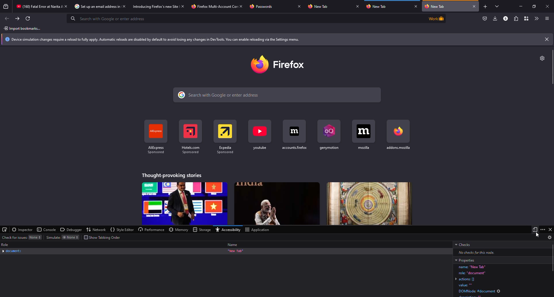  What do you see at coordinates (53, 237) in the screenshot?
I see `simulate` at bounding box center [53, 237].